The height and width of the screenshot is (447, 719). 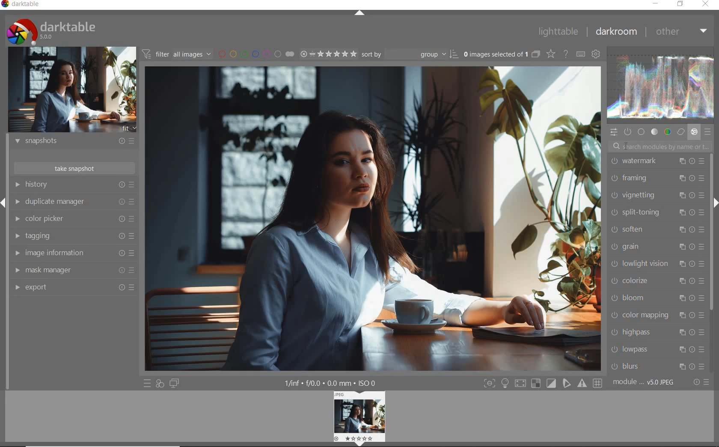 I want to click on presets, so click(x=708, y=131).